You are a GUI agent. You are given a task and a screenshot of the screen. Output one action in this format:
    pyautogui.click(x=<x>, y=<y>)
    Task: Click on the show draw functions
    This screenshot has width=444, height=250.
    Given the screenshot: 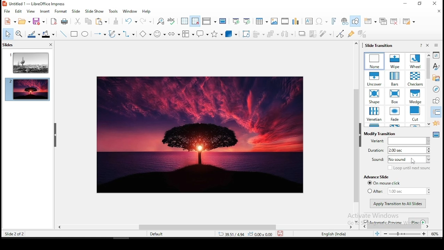 What is the action you would take?
    pyautogui.click(x=355, y=22)
    